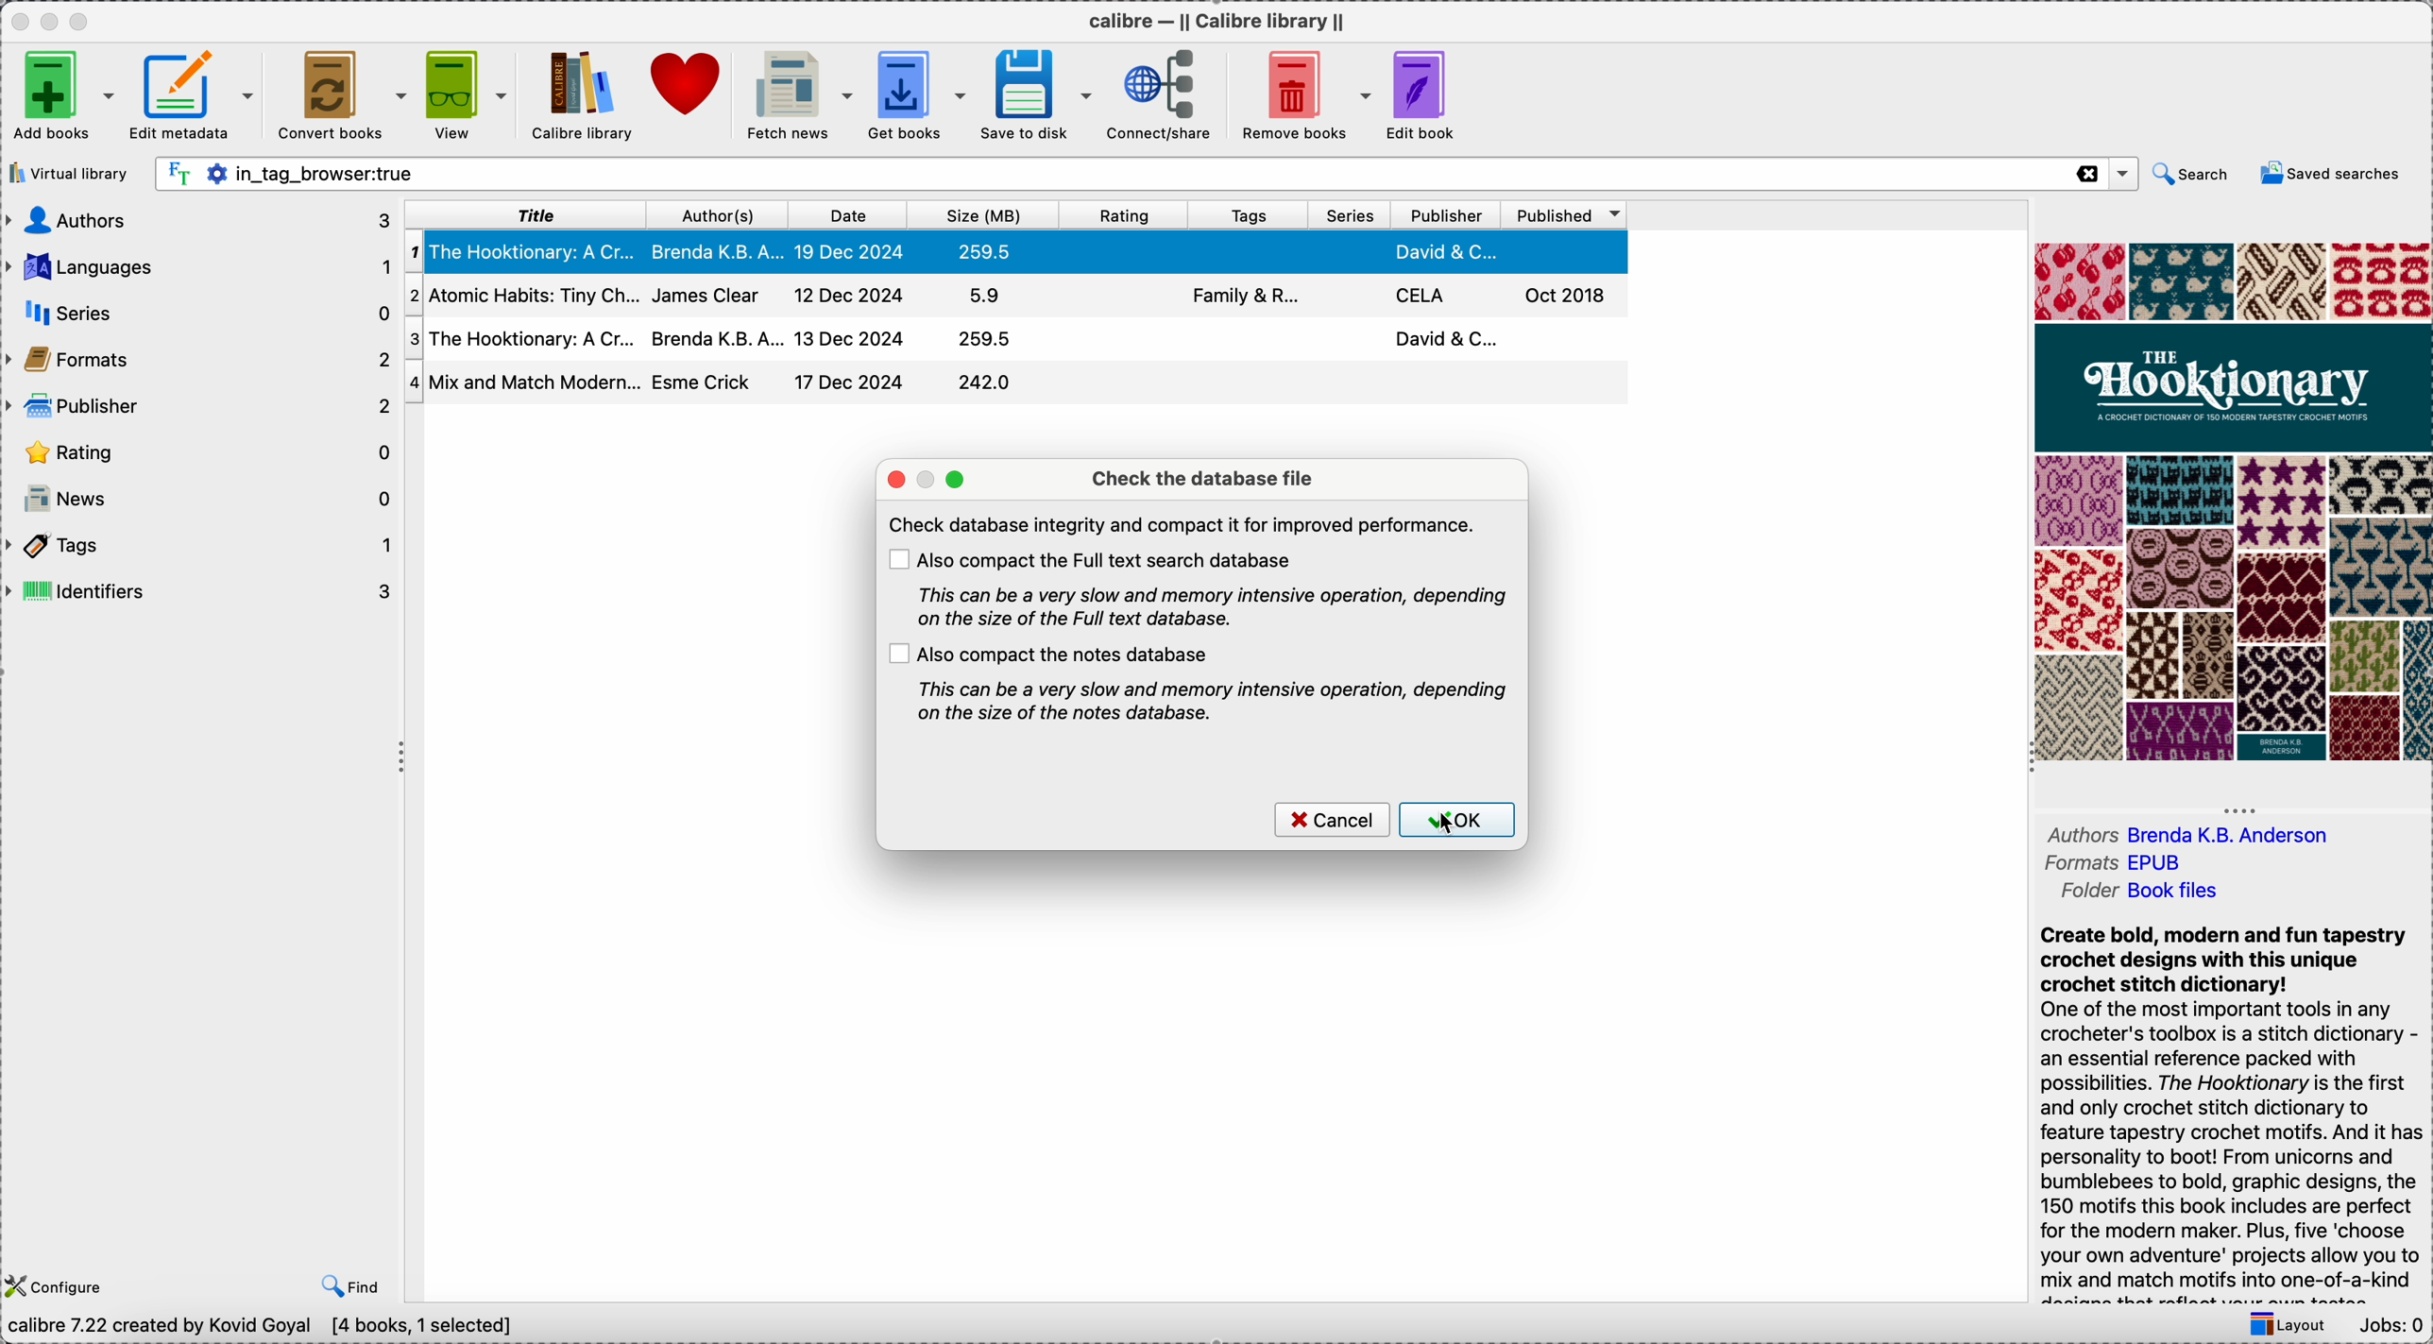 The width and height of the screenshot is (2433, 1344). Describe the element at coordinates (199, 403) in the screenshot. I see `publisher` at that location.